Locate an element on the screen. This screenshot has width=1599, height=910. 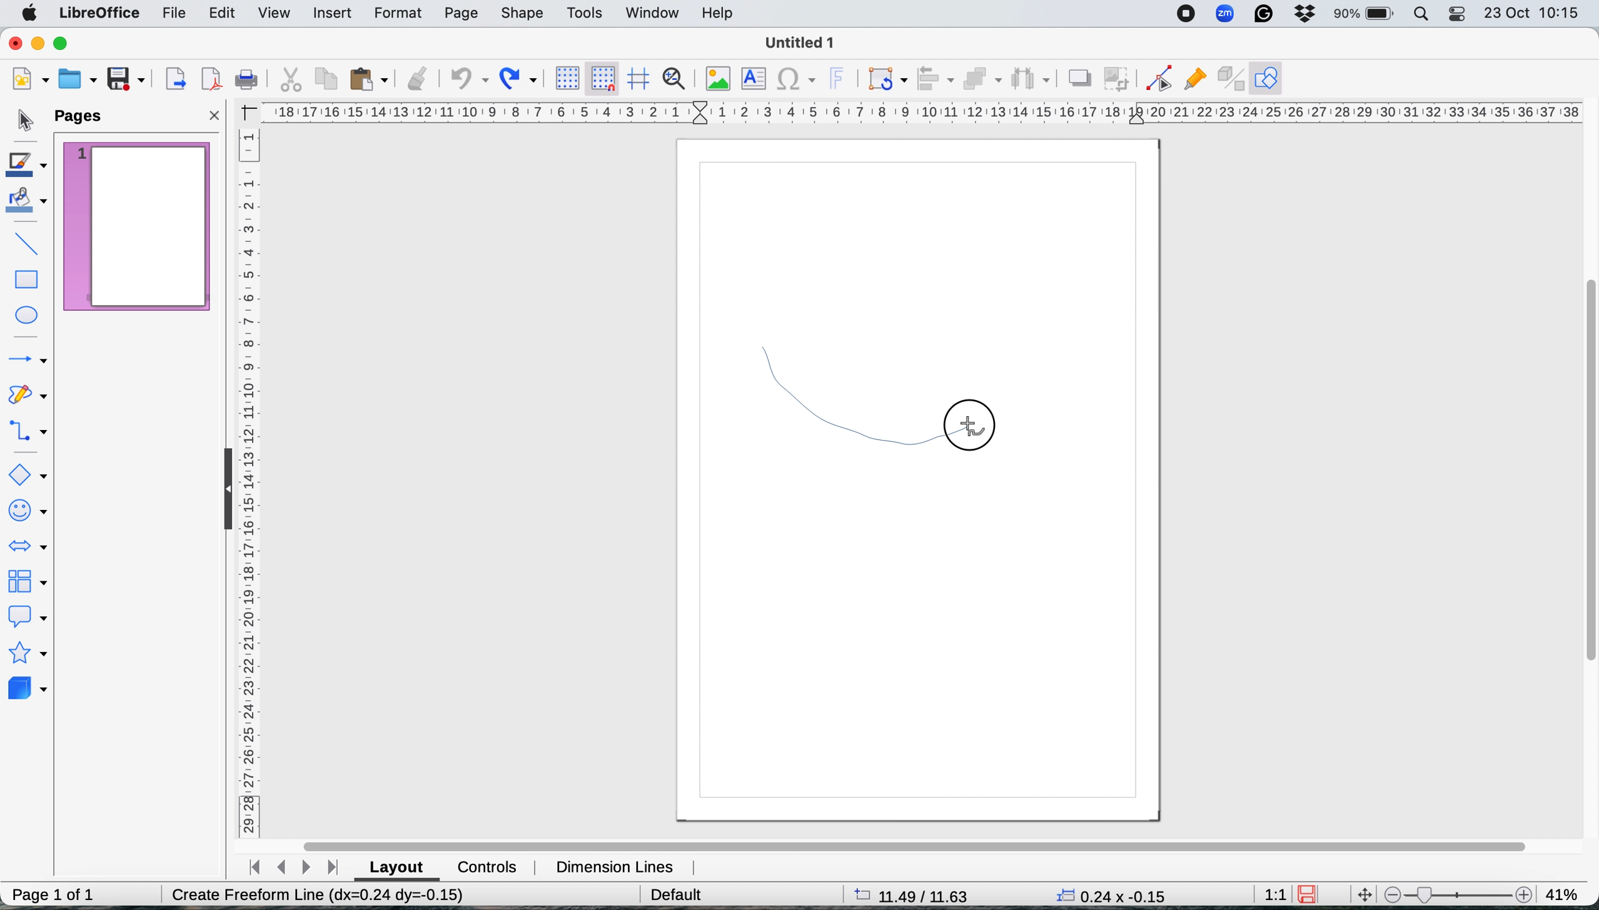
control center is located at coordinates (1458, 17).